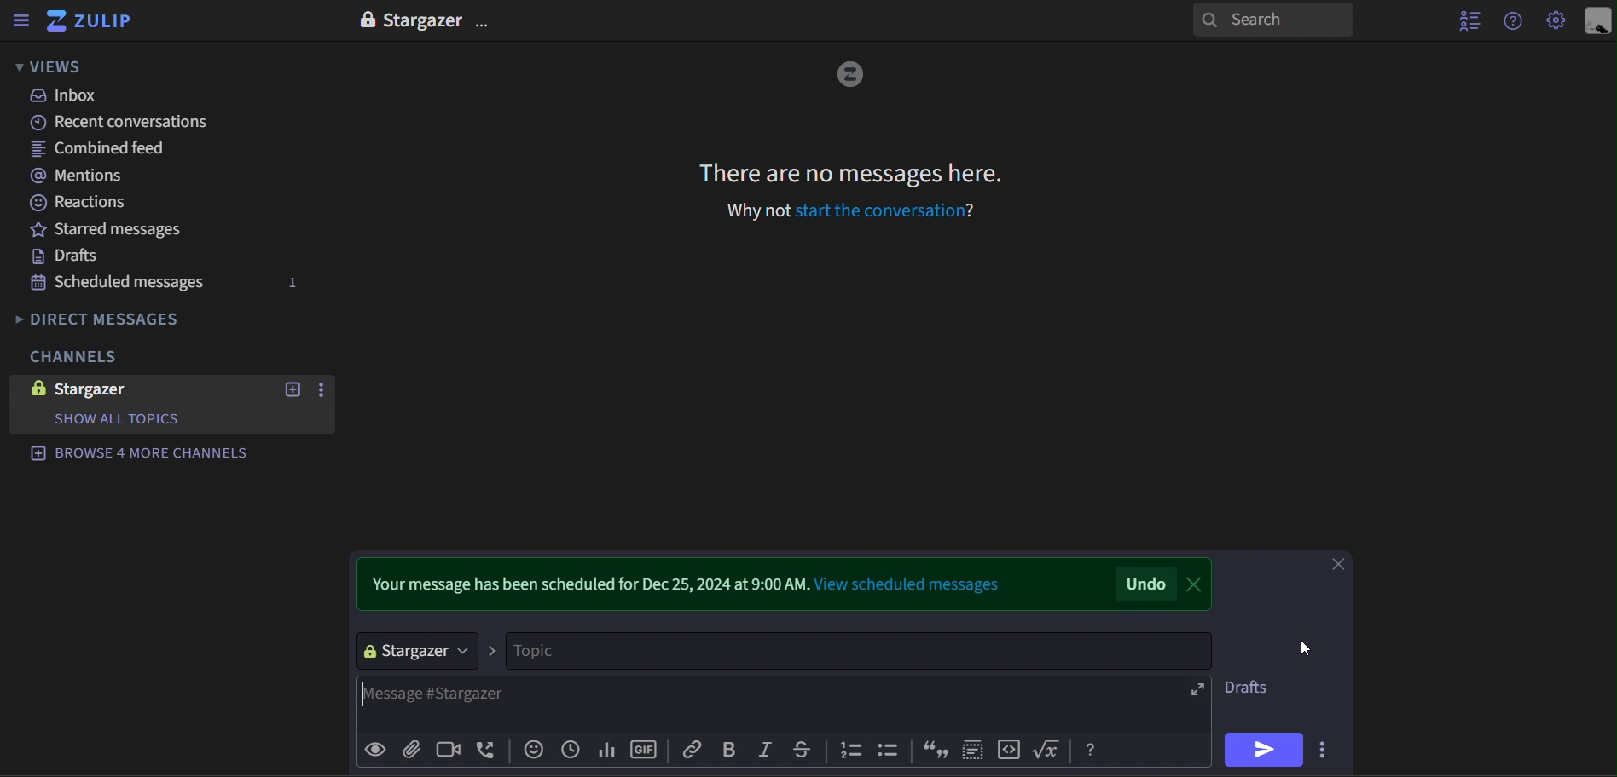 This screenshot has width=1617, height=777. Describe the element at coordinates (124, 231) in the screenshot. I see `starred messages` at that location.